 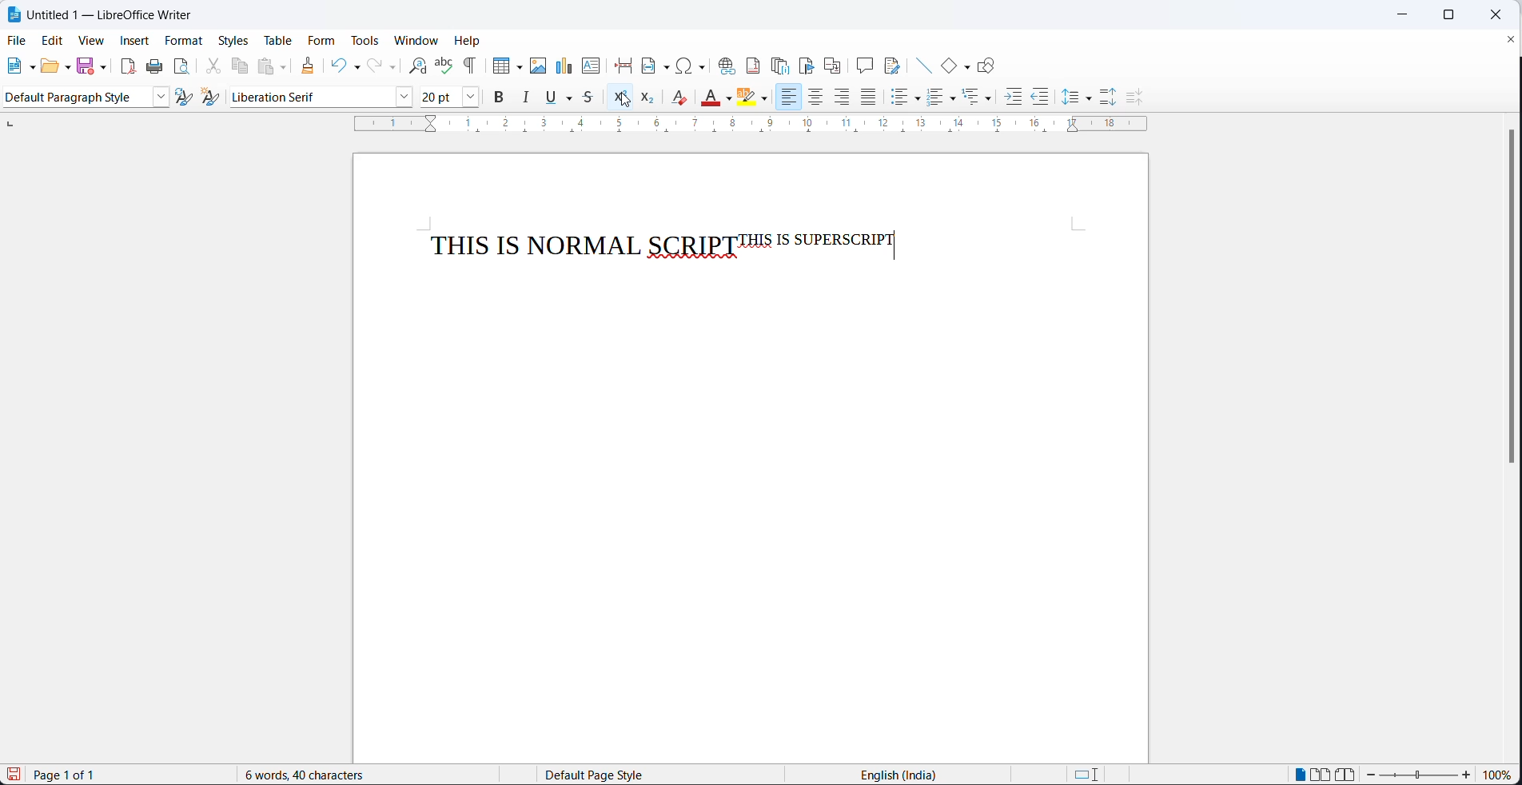 I want to click on view, so click(x=86, y=42).